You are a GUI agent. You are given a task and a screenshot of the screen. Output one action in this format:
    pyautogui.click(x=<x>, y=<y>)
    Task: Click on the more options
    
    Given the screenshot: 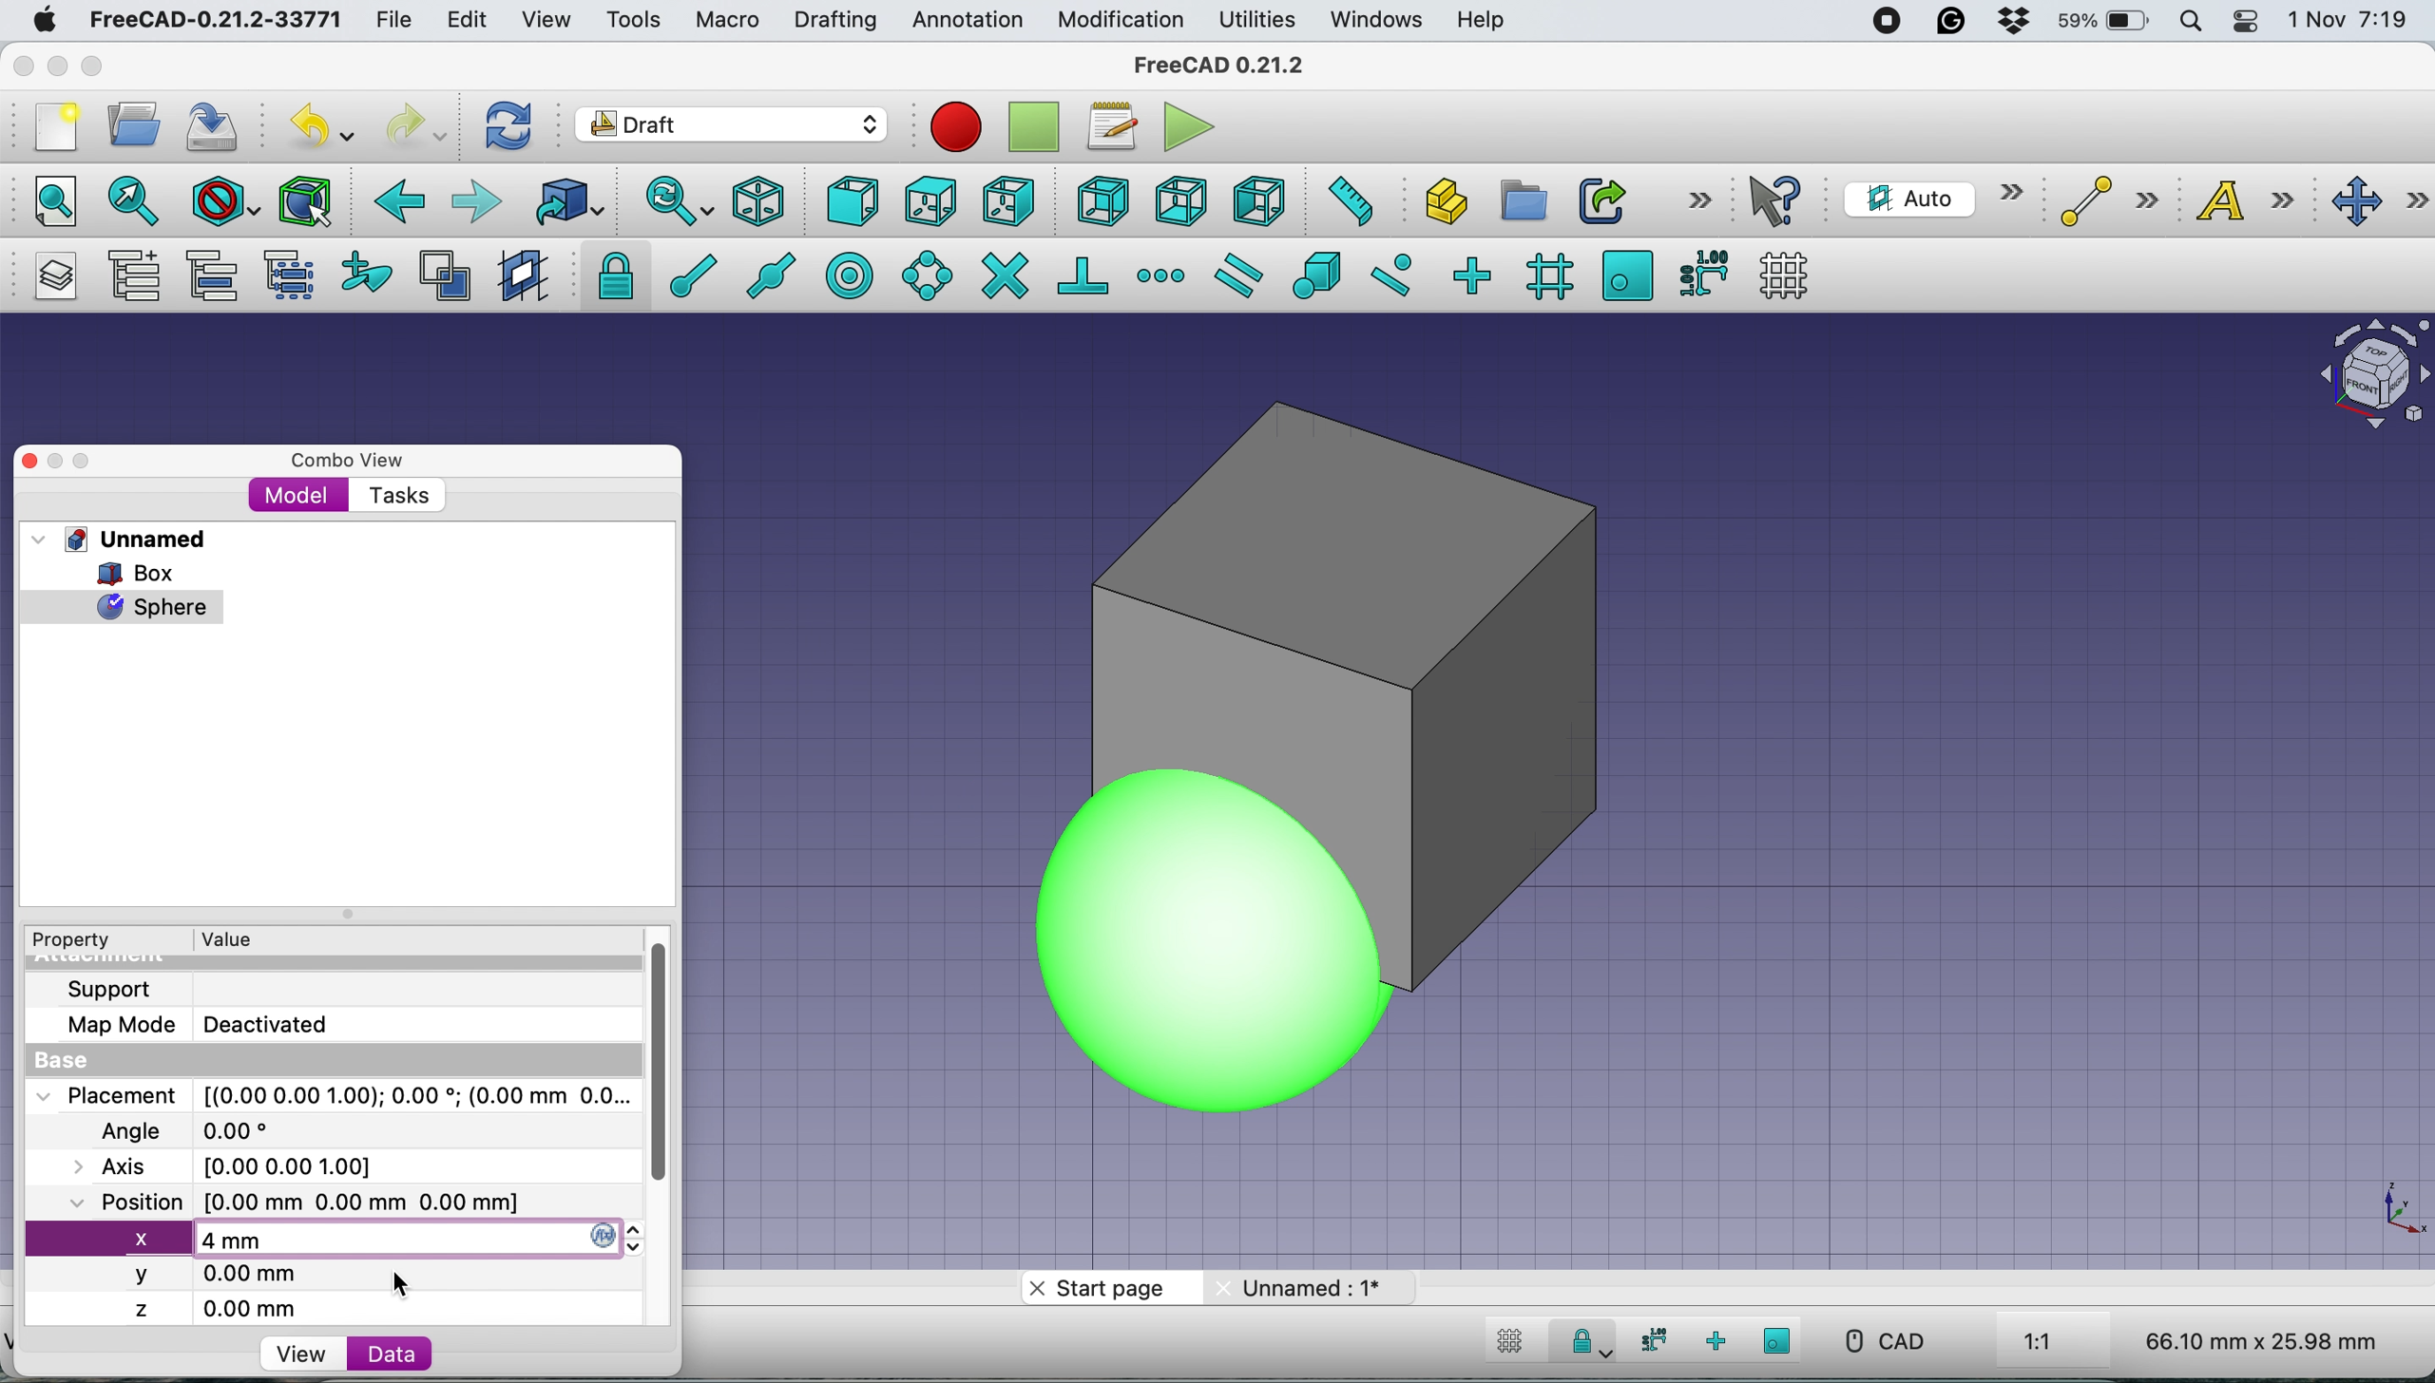 What is the action you would take?
    pyautogui.click(x=1699, y=199)
    